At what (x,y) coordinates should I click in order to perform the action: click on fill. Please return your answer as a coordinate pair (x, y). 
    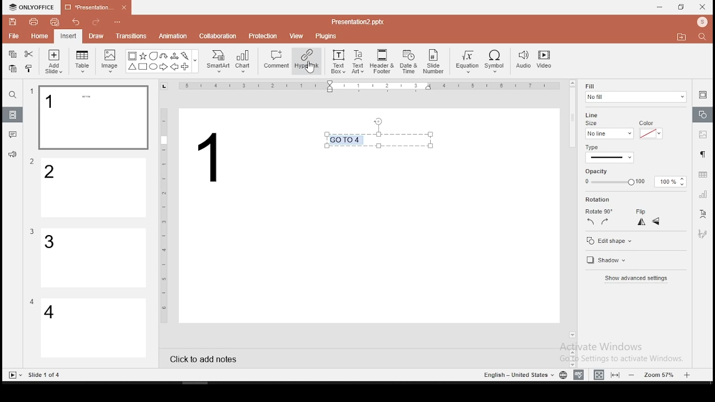
    Looking at the image, I should click on (635, 93).